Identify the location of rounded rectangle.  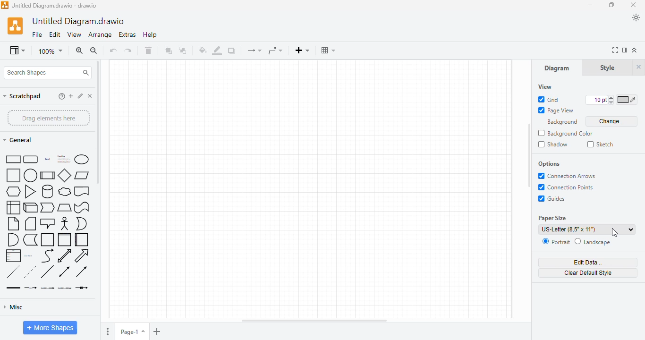
(31, 160).